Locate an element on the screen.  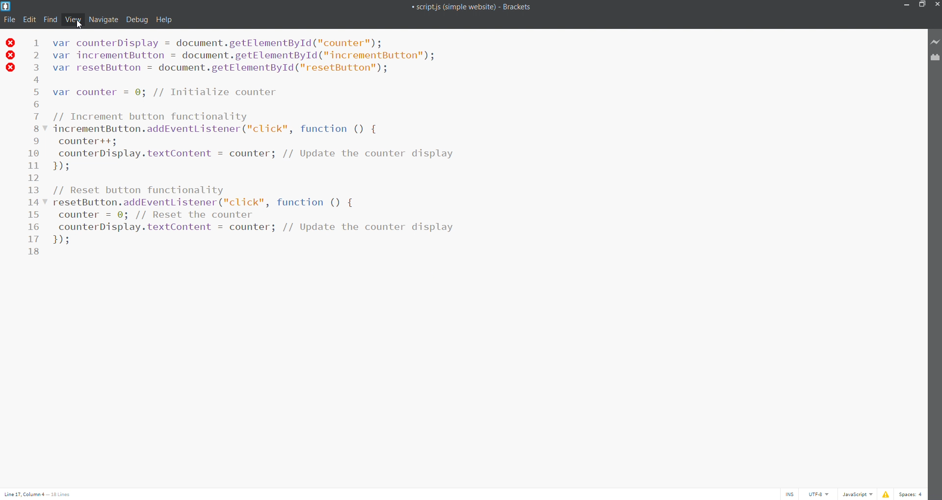
extension manager is located at coordinates (935, 60).